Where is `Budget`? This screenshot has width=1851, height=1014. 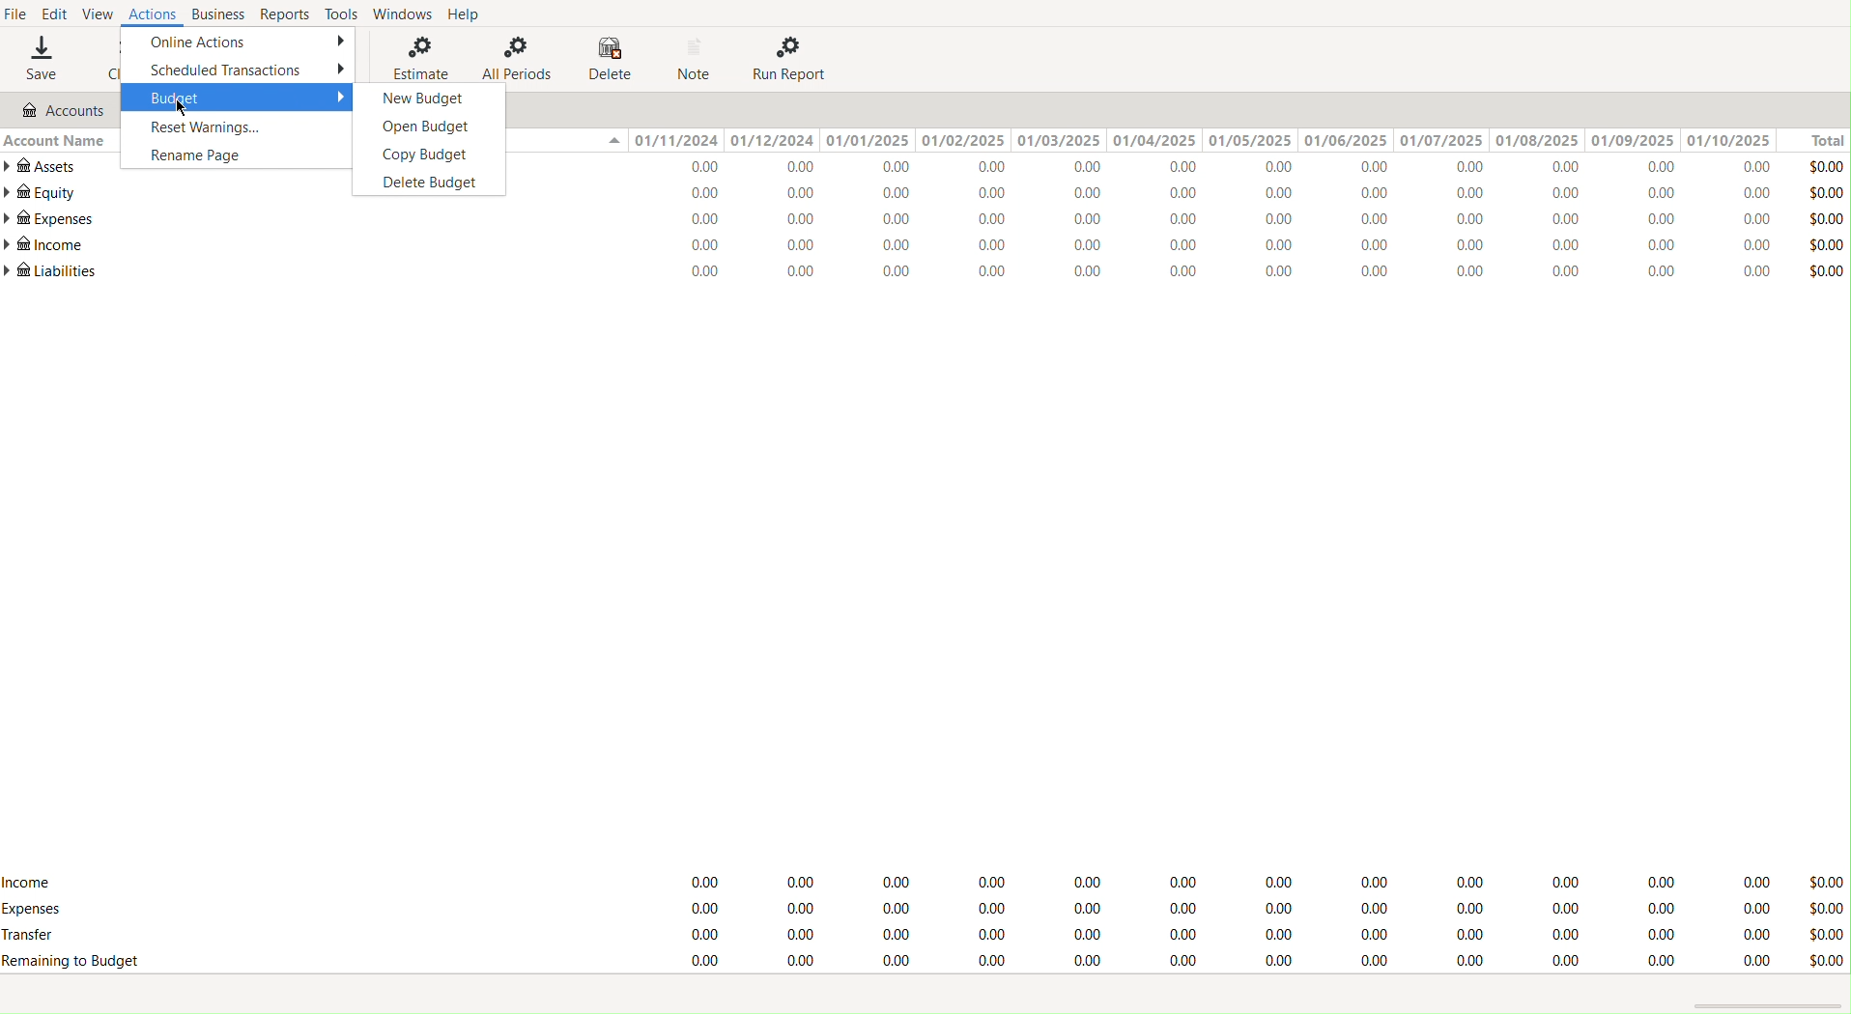 Budget is located at coordinates (240, 98).